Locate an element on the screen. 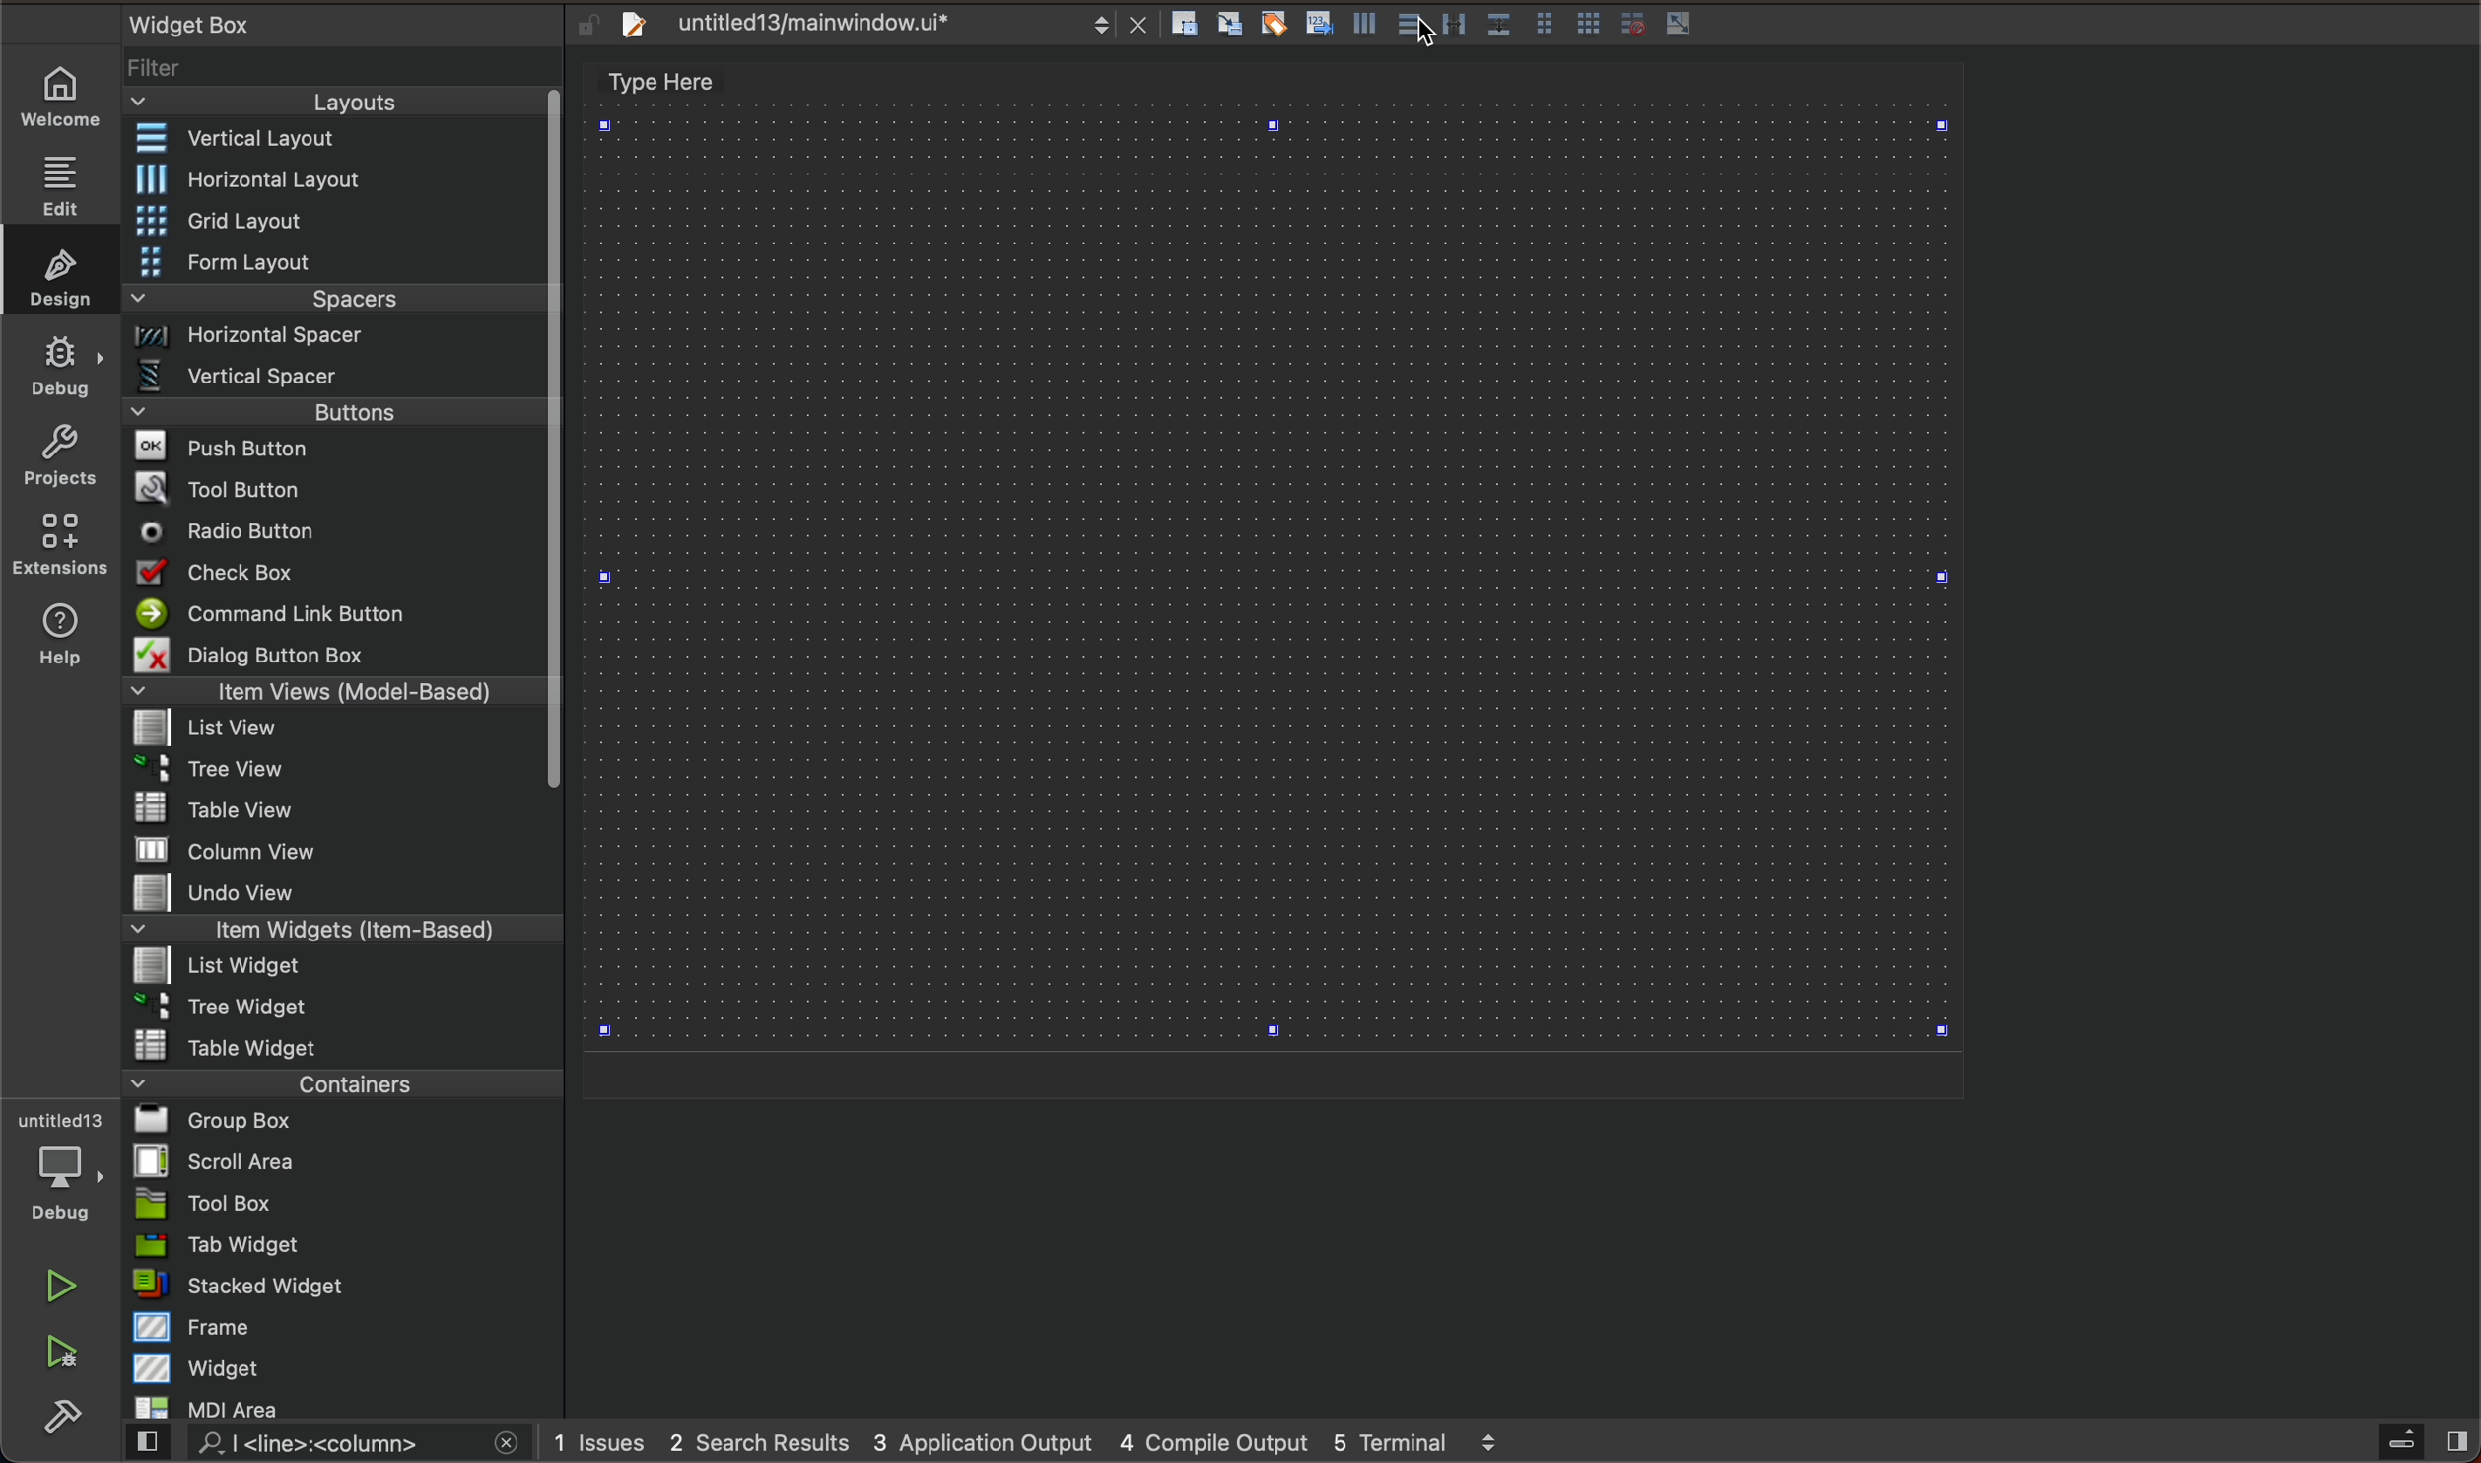  text is located at coordinates (178, 20).